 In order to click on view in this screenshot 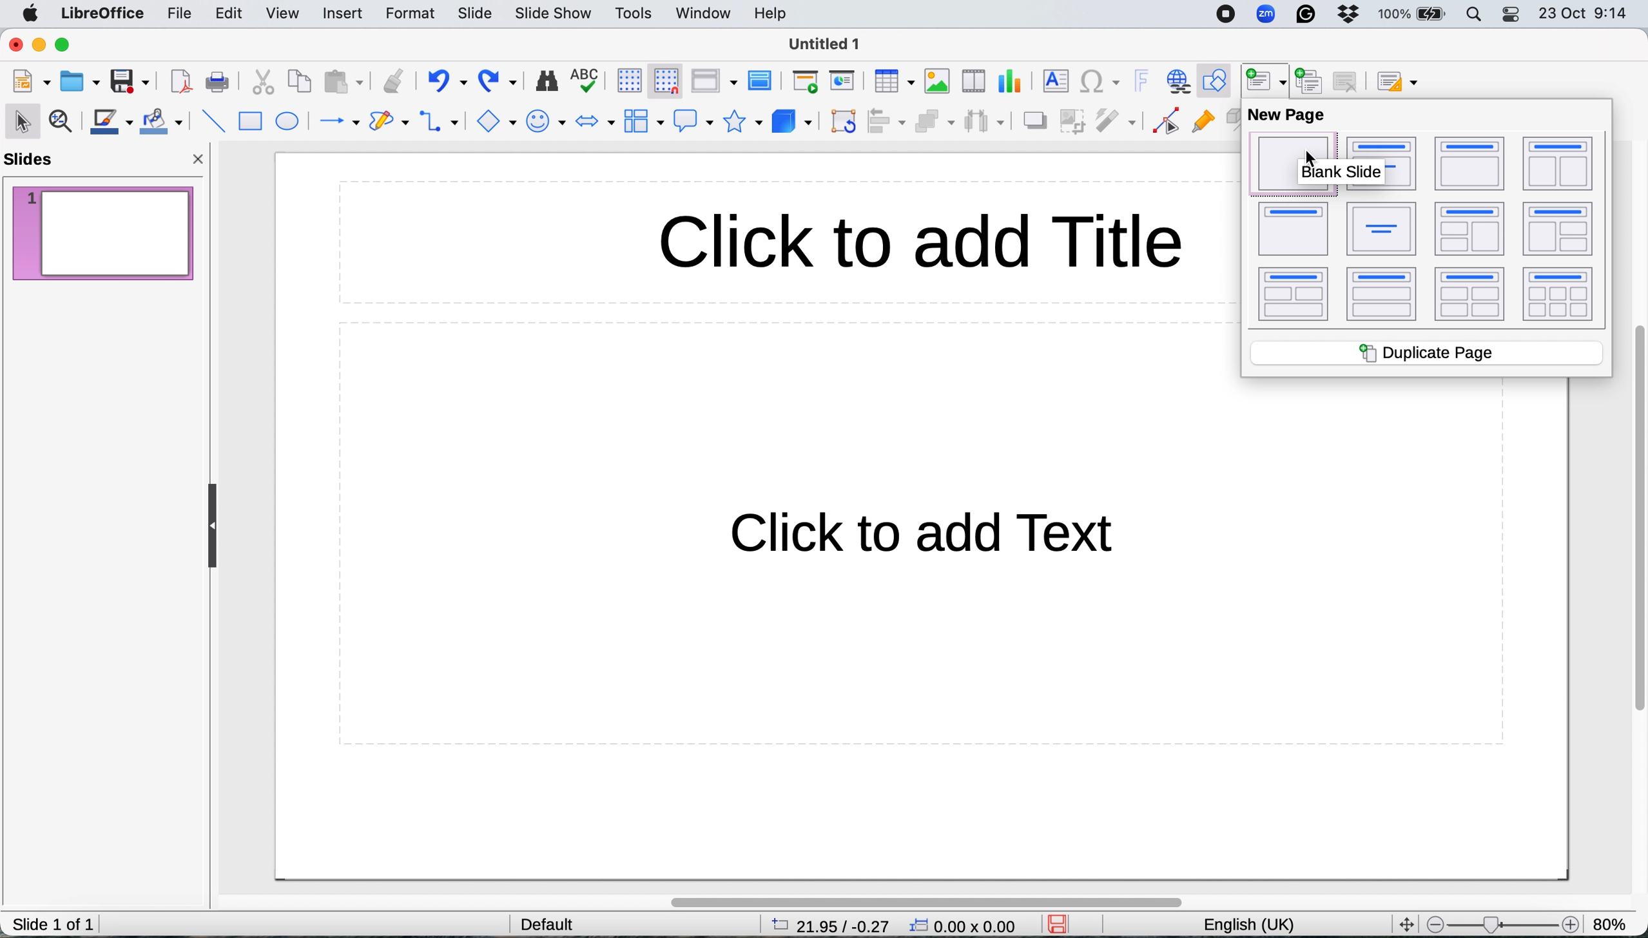, I will do `click(286, 14)`.